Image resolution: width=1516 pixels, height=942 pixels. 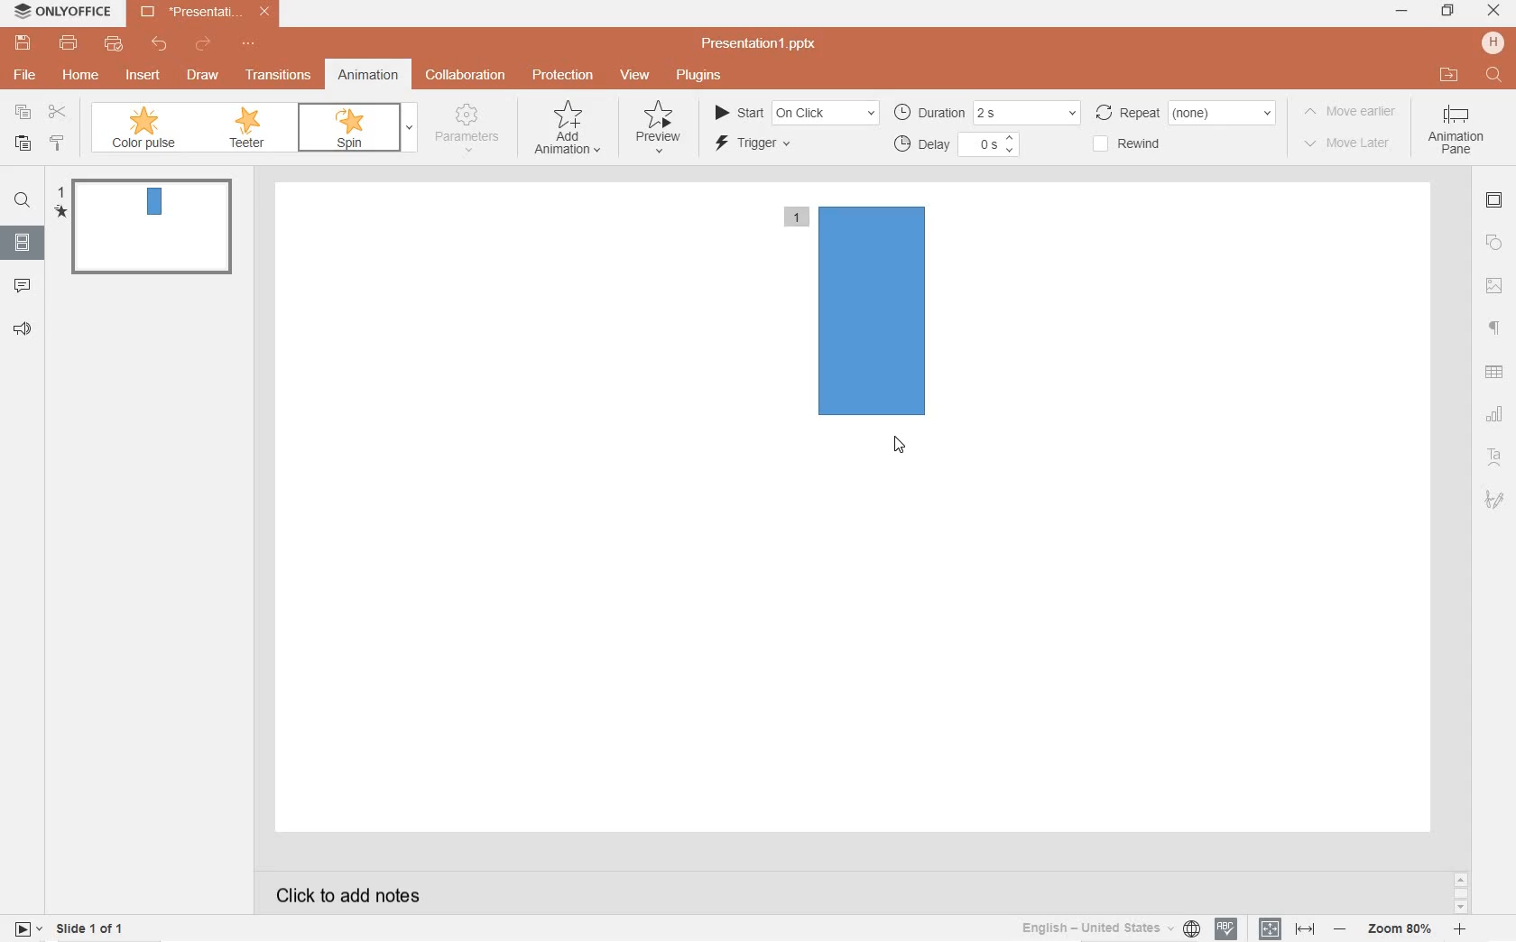 What do you see at coordinates (28, 928) in the screenshot?
I see `start slide show` at bounding box center [28, 928].